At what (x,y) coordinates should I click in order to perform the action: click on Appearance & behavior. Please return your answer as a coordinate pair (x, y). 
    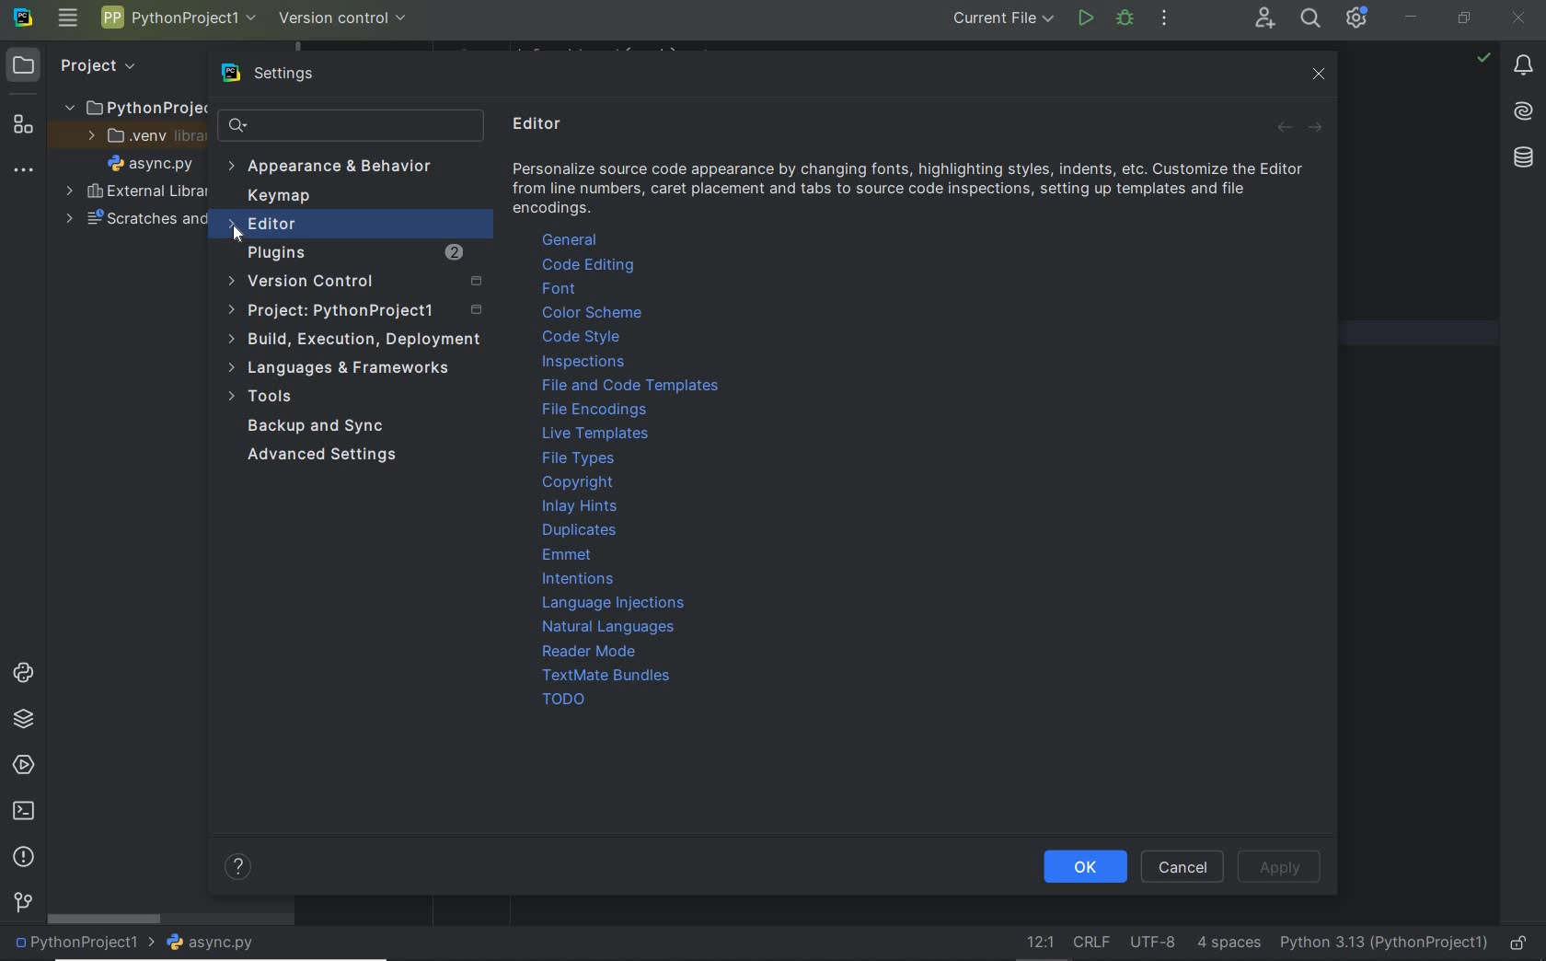
    Looking at the image, I should click on (343, 168).